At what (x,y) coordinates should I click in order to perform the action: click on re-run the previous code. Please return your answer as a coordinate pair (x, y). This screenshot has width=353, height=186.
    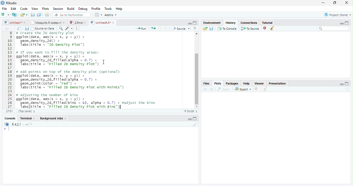
    Looking at the image, I should click on (153, 28).